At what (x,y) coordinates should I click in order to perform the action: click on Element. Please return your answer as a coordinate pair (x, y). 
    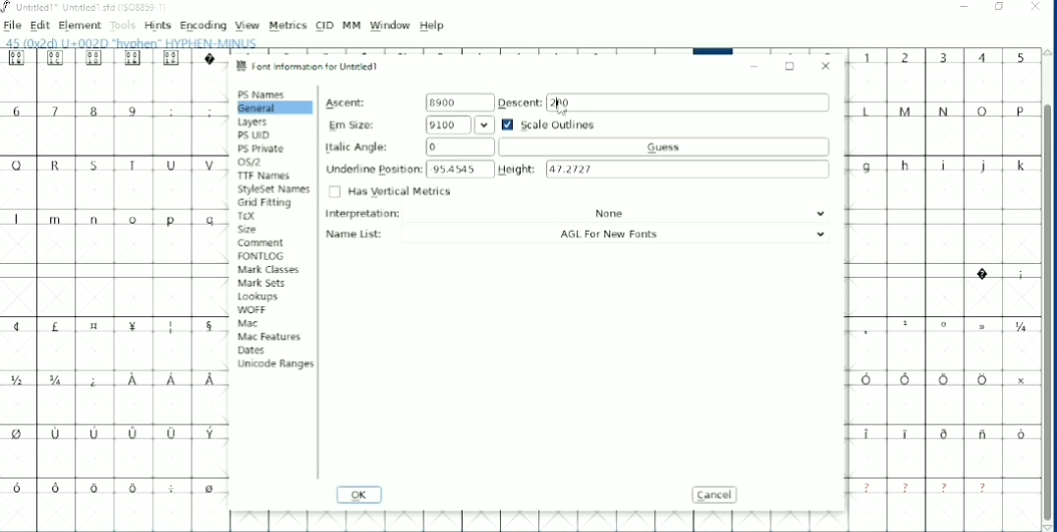
    Looking at the image, I should click on (80, 26).